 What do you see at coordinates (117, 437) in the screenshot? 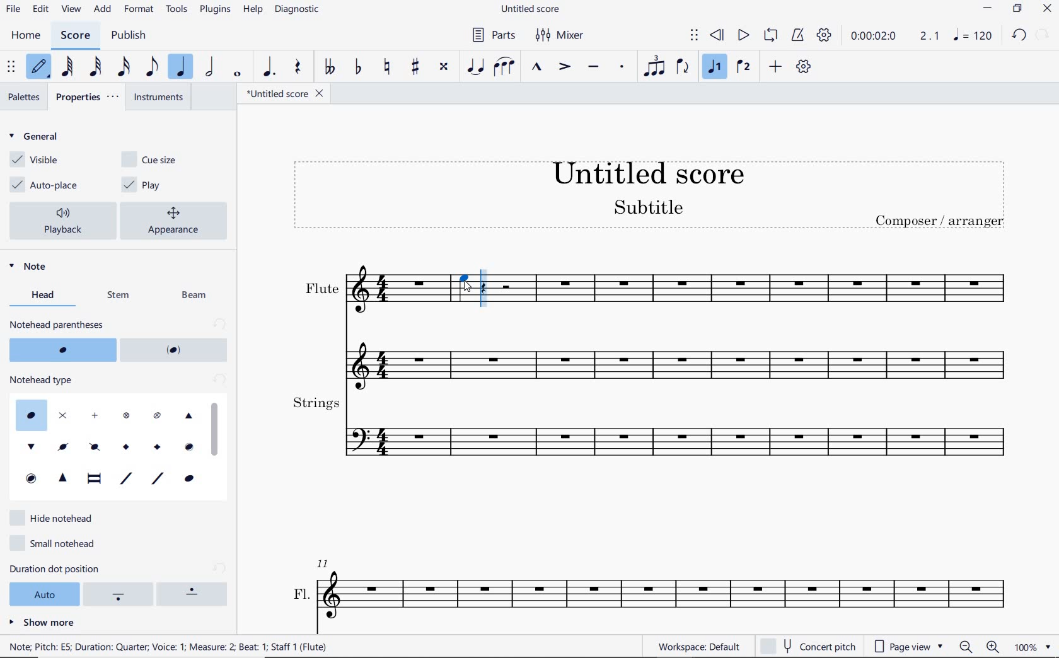
I see `NOTEHEAD TYPE` at bounding box center [117, 437].